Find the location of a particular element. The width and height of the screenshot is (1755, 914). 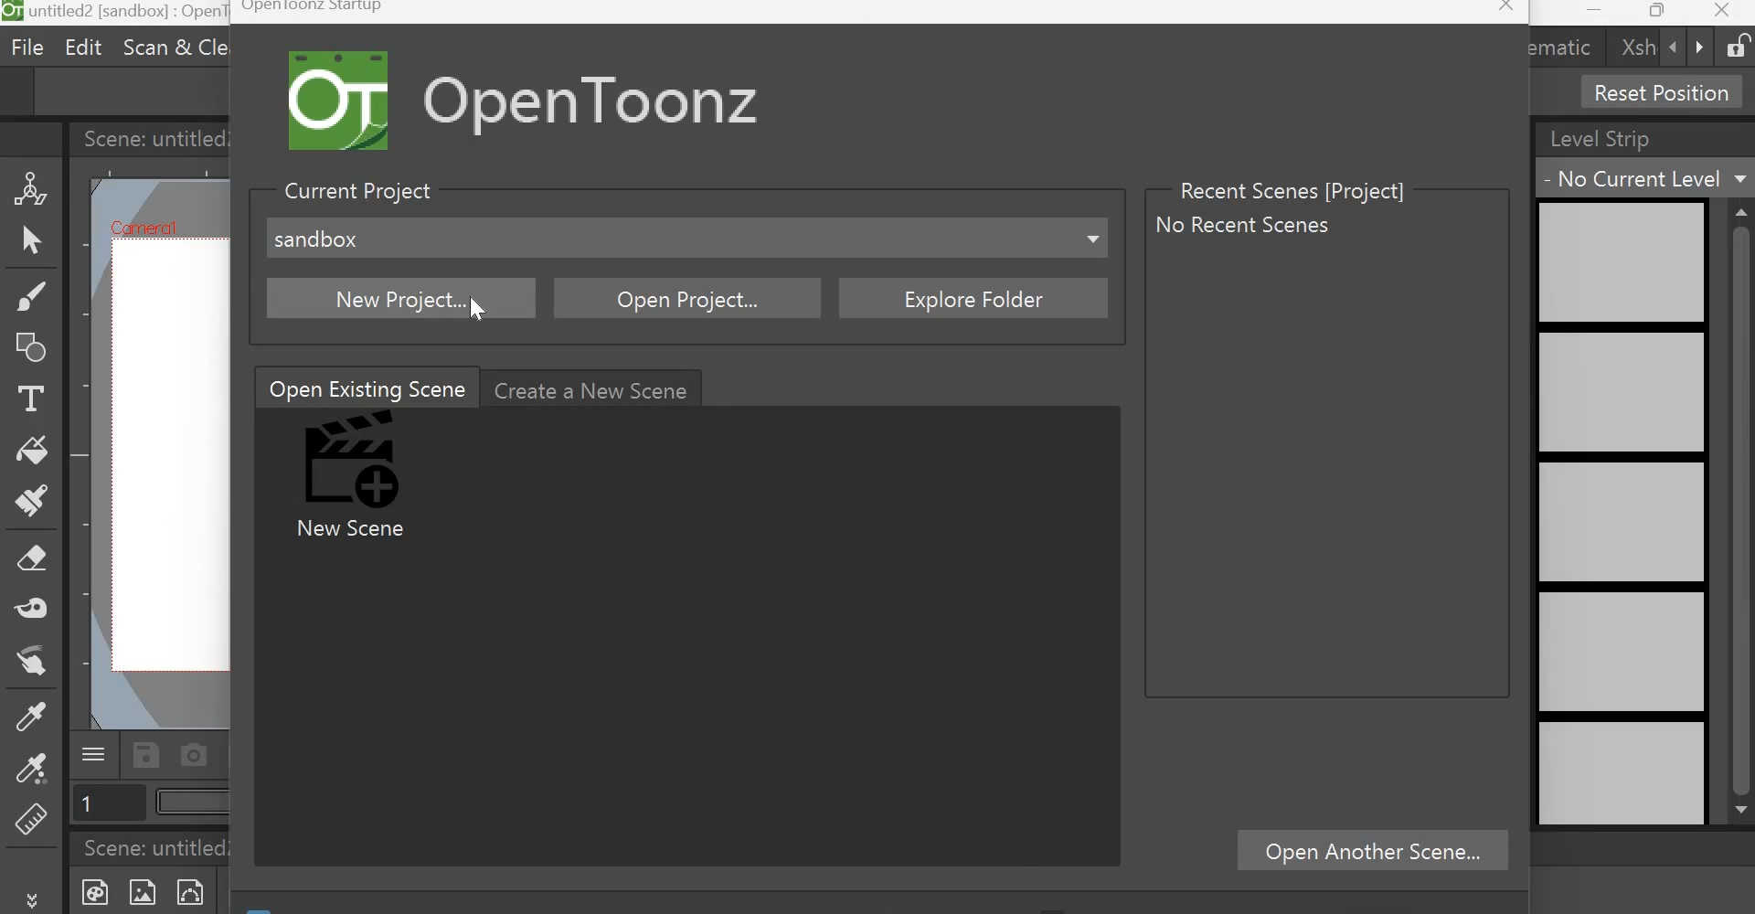

Recent Scenes [Project] is located at coordinates (1292, 183).